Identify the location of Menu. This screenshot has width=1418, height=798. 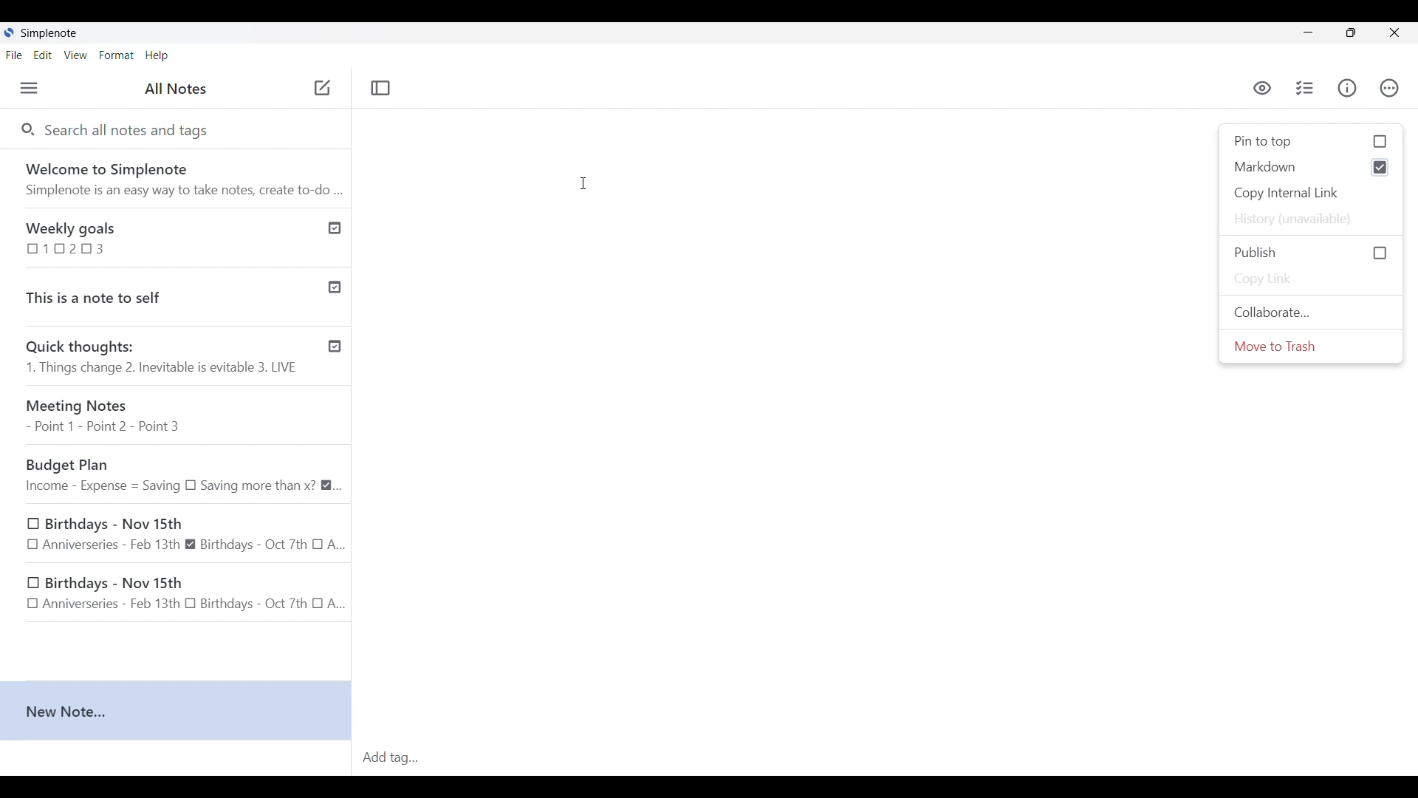
(29, 88).